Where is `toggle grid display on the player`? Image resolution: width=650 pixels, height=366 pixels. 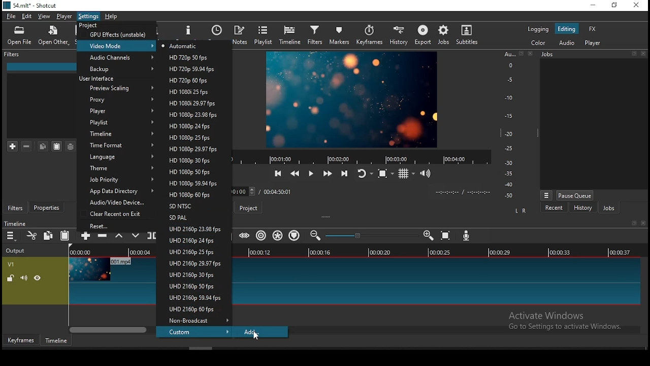
toggle grid display on the player is located at coordinates (407, 172).